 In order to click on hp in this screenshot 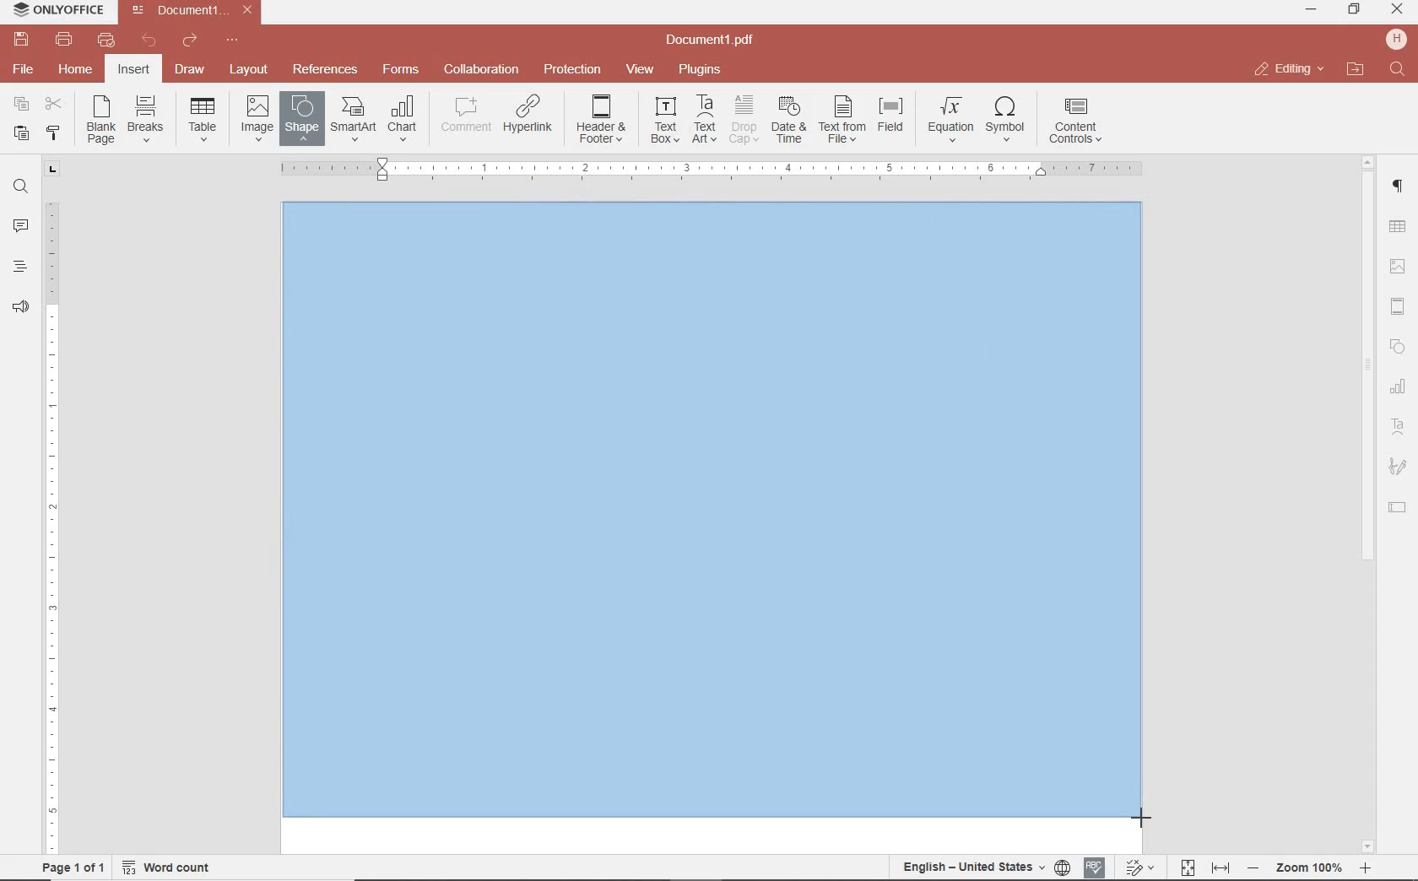, I will do `click(1399, 39)`.